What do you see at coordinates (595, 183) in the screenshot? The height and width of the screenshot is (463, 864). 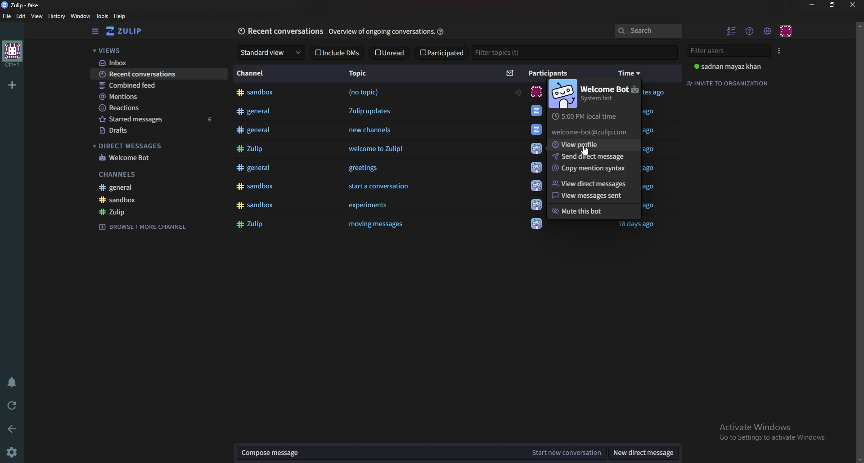 I see `View direct message` at bounding box center [595, 183].